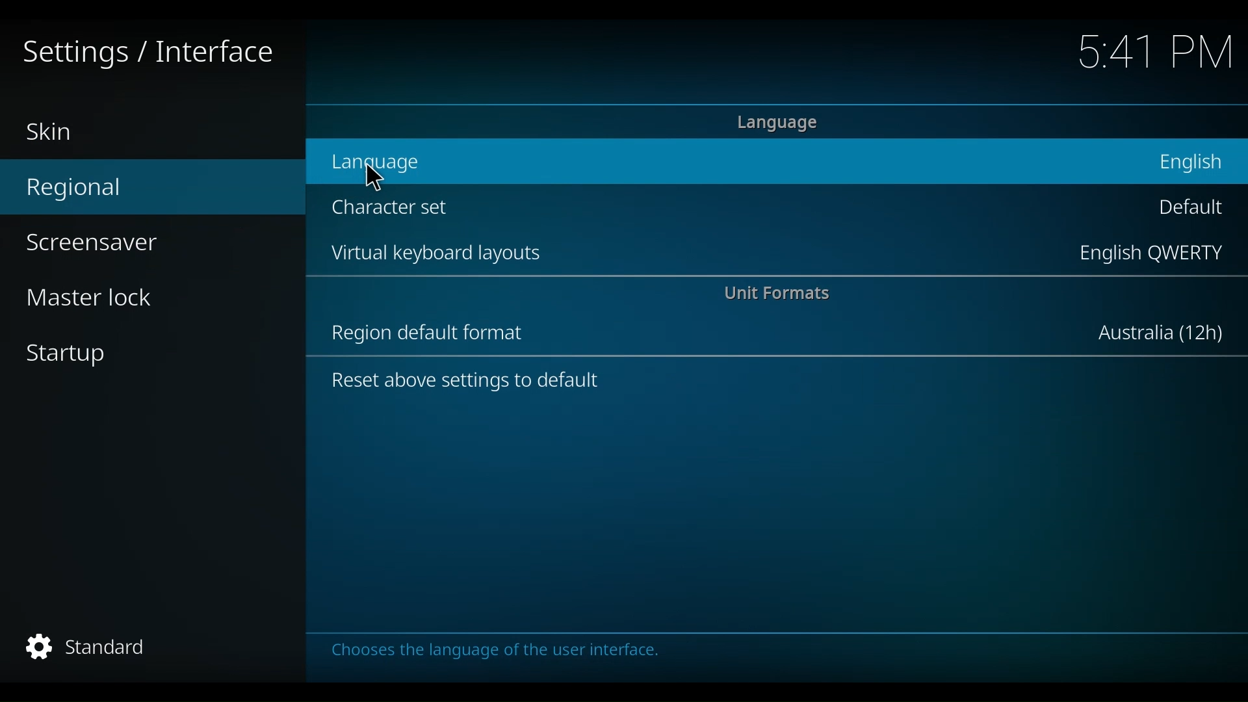  I want to click on Startup, so click(72, 356).